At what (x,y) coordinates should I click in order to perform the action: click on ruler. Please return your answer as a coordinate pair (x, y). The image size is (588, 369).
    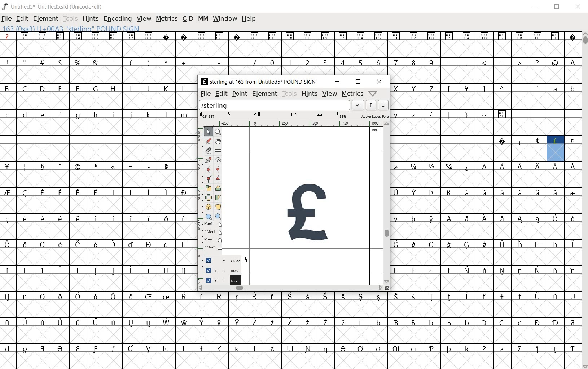
    Looking at the image, I should click on (294, 124).